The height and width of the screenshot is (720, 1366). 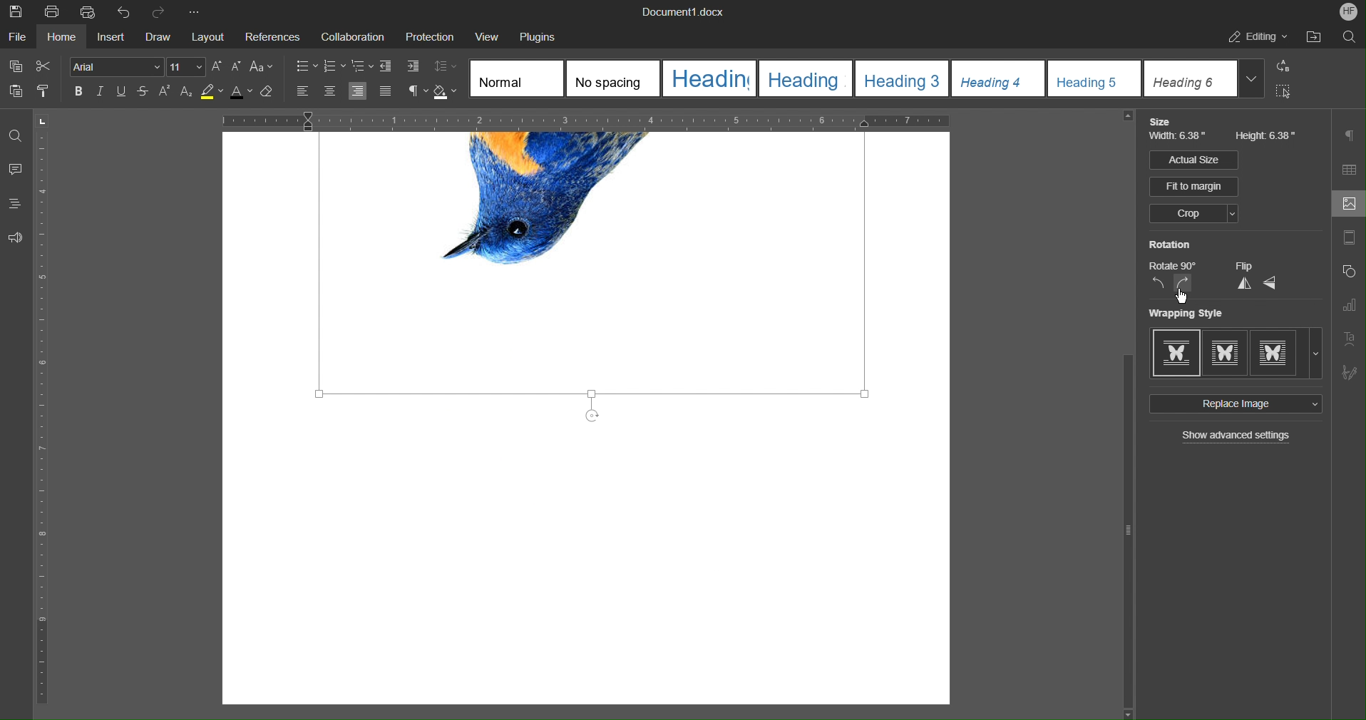 What do you see at coordinates (805, 78) in the screenshot?
I see `Heading 2` at bounding box center [805, 78].